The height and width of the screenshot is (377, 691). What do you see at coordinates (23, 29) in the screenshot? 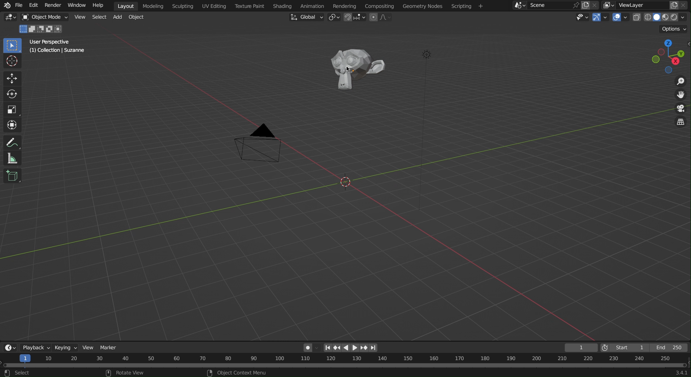
I see `set a new selection` at bounding box center [23, 29].